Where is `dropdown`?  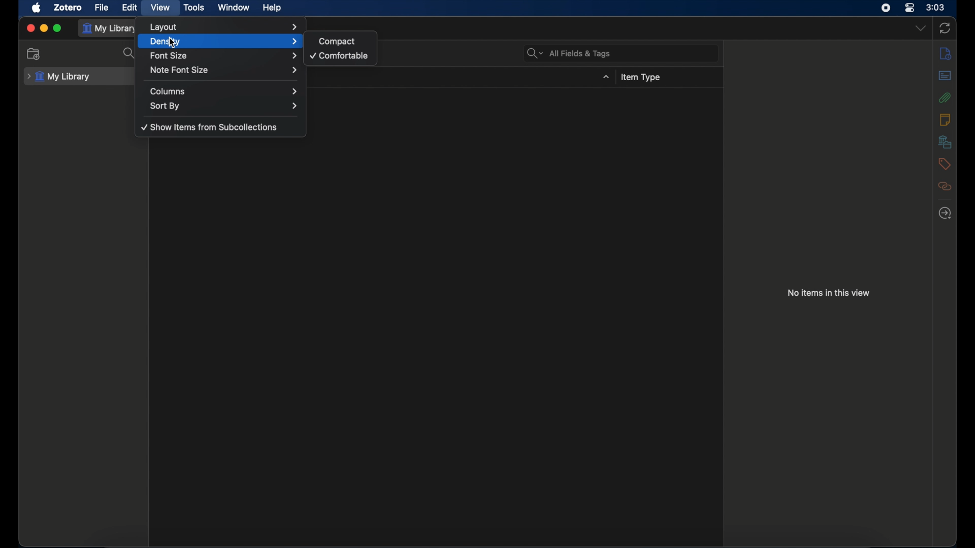
dropdown is located at coordinates (920, 28).